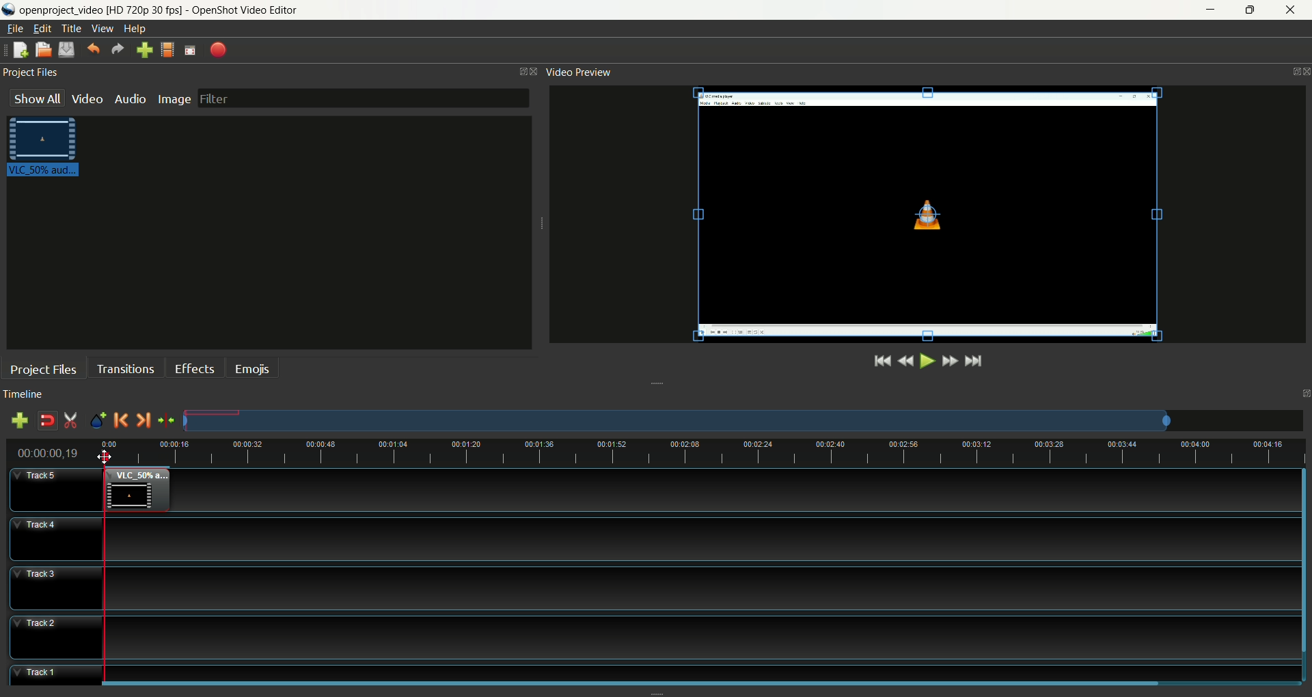 This screenshot has width=1312, height=697. I want to click on image, so click(174, 97).